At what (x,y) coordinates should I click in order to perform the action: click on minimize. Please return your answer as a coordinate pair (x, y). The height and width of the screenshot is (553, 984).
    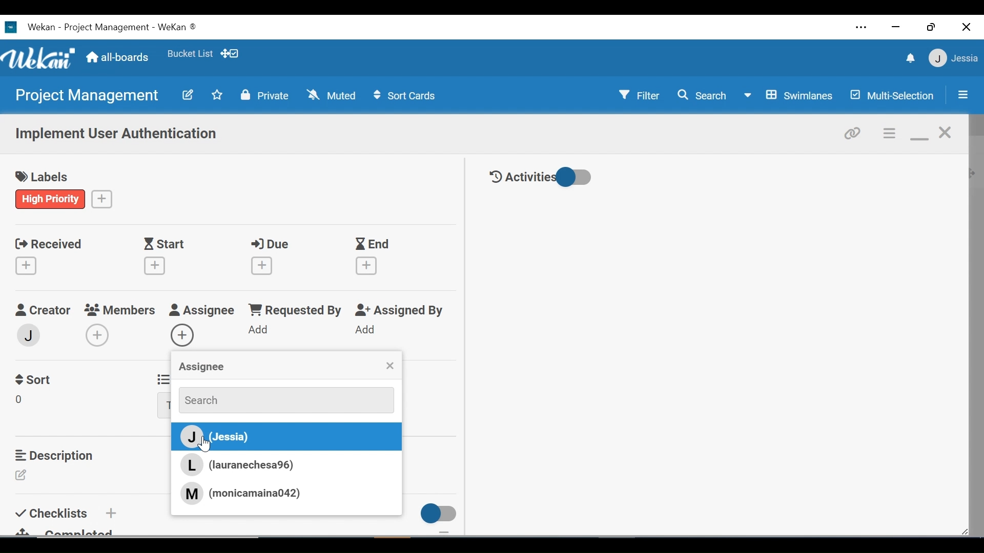
    Looking at the image, I should click on (894, 28).